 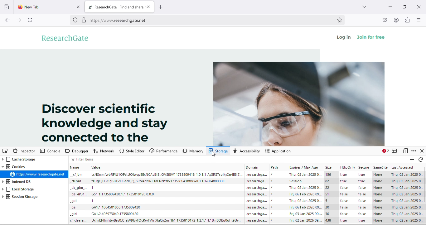 What do you see at coordinates (116, 208) in the screenshot?
I see `value` at bounding box center [116, 208].